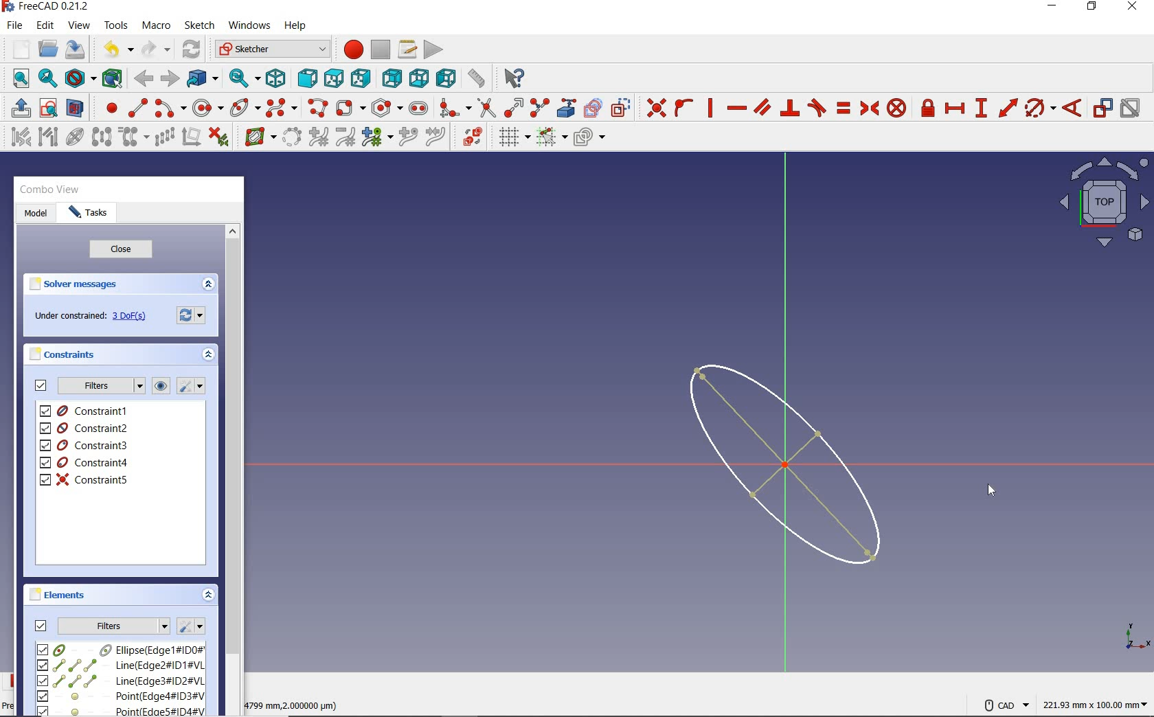 The image size is (1154, 717). Describe the element at coordinates (94, 317) in the screenshot. I see `under constrained` at that location.